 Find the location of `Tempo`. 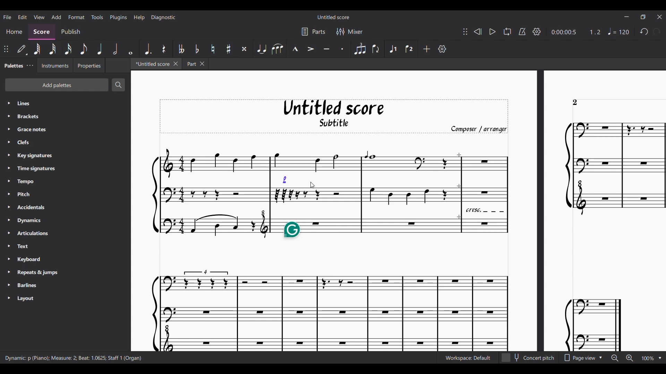

Tempo is located at coordinates (618, 31).